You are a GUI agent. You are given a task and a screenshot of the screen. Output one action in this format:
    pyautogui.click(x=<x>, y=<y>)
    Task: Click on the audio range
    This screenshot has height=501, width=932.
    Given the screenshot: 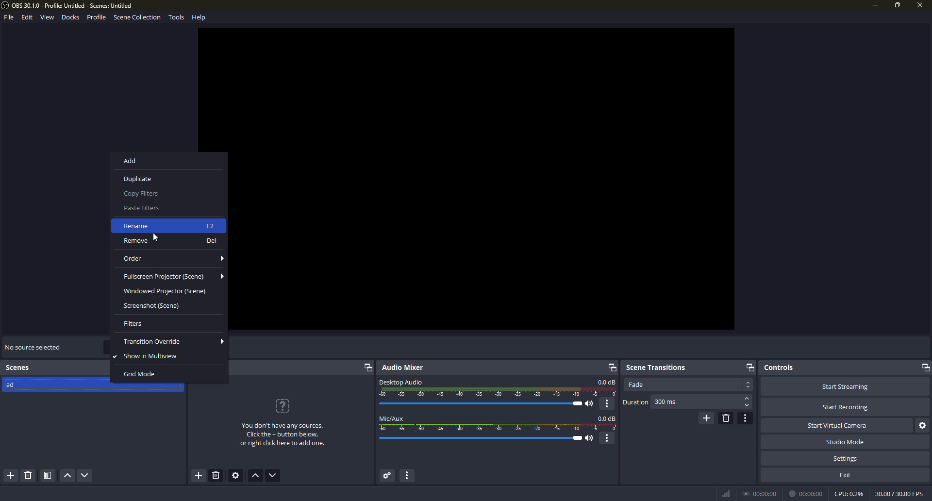 What is the action you would take?
    pyautogui.click(x=499, y=392)
    